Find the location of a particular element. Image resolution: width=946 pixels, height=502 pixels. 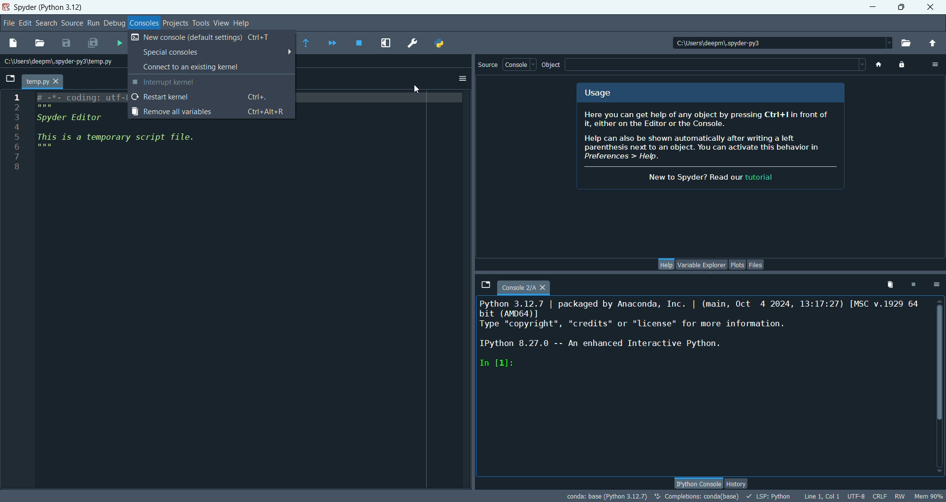

browse tabs is located at coordinates (486, 285).